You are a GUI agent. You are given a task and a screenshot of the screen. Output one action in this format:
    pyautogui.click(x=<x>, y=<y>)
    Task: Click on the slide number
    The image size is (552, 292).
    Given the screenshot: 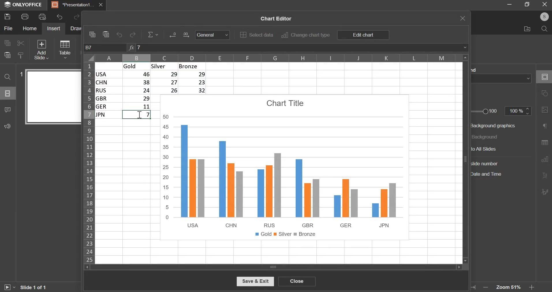 What is the action you would take?
    pyautogui.click(x=486, y=163)
    